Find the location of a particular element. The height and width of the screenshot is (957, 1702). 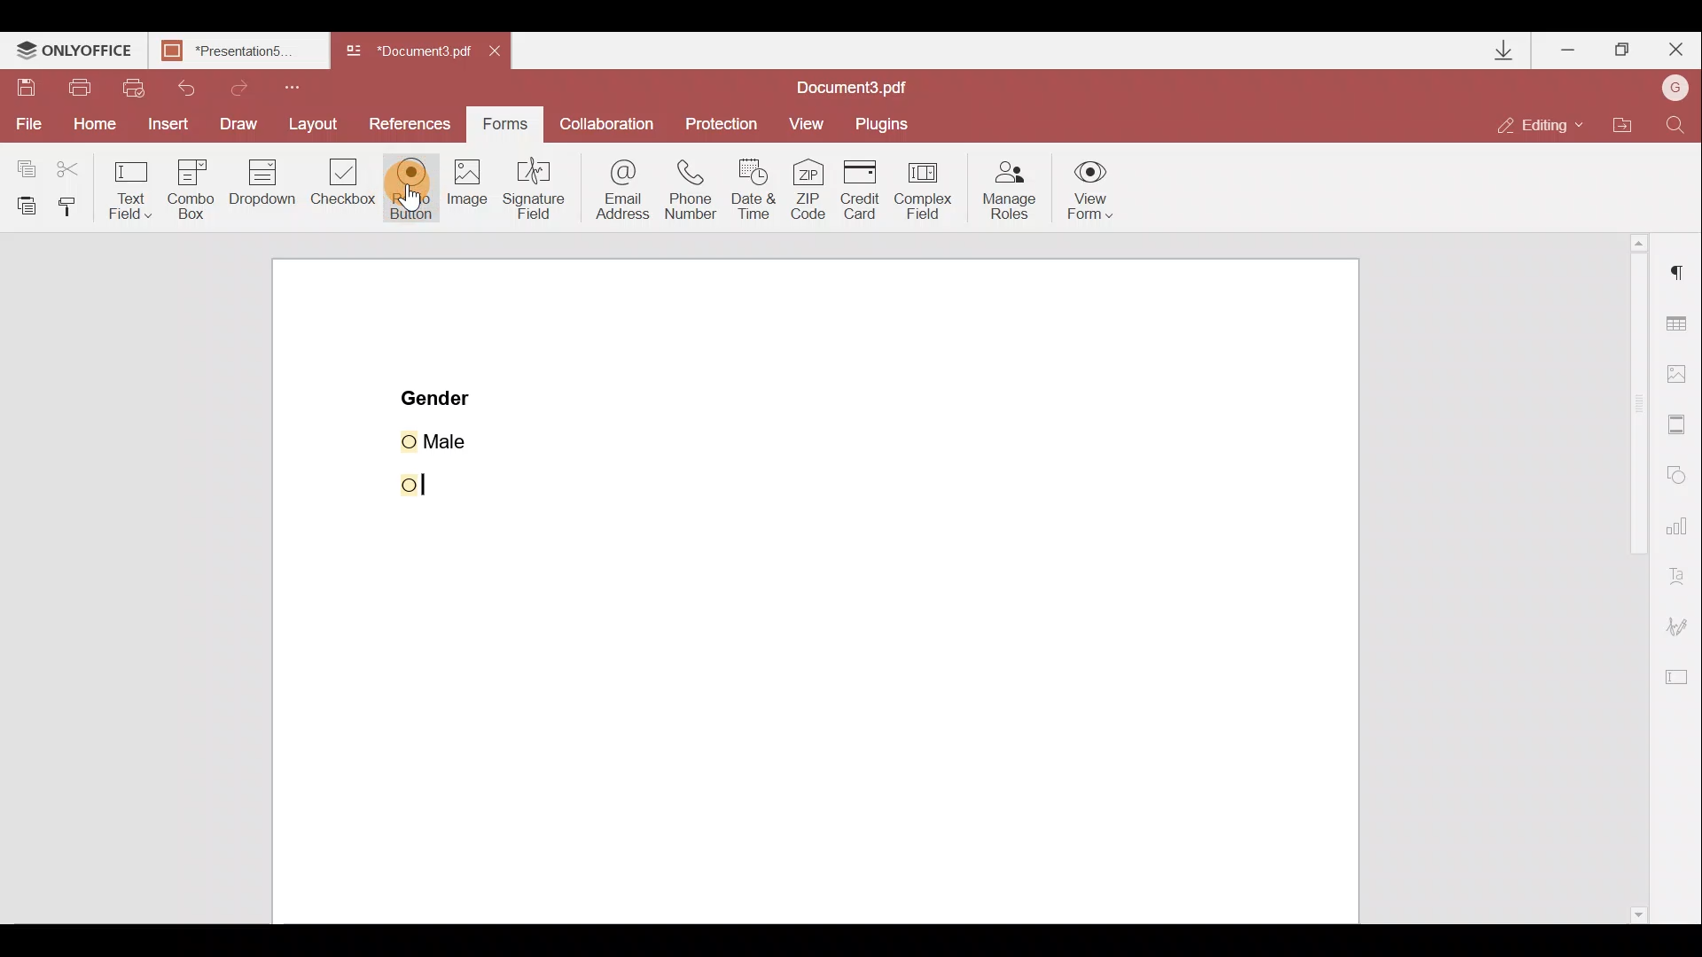

Cut is located at coordinates (68, 166).